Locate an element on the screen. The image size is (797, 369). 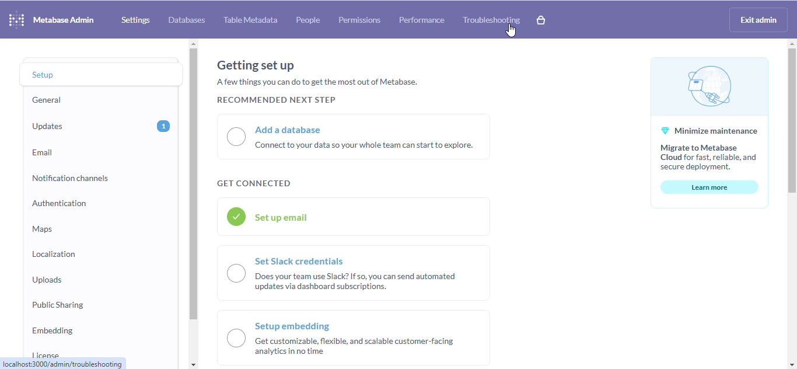
troubleshooting is located at coordinates (492, 20).